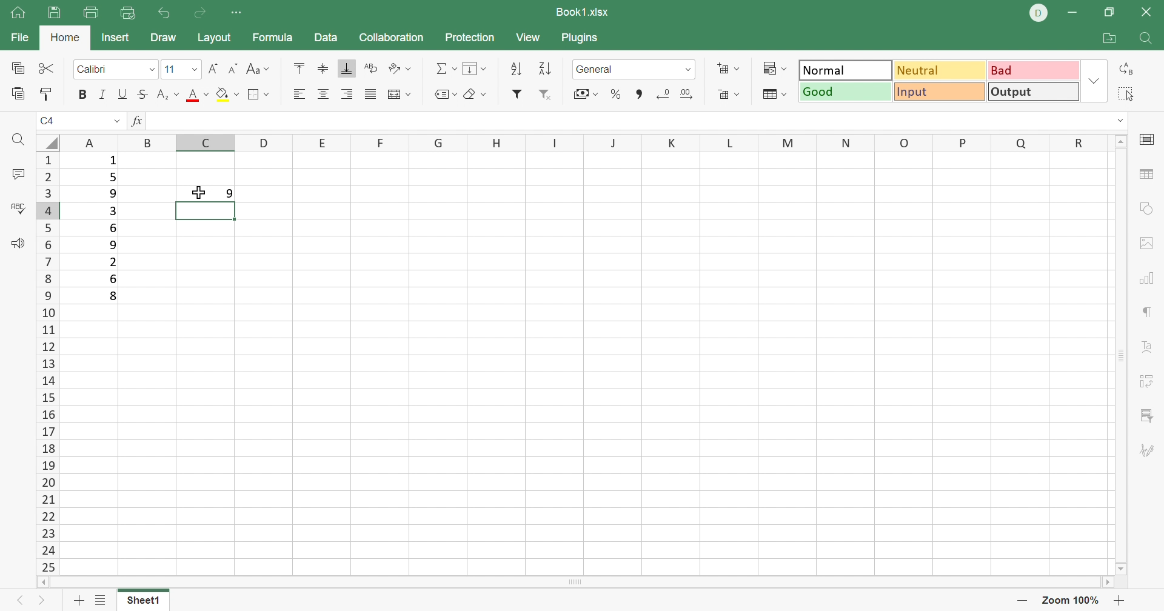  Describe the element at coordinates (199, 12) in the screenshot. I see `Redo` at that location.